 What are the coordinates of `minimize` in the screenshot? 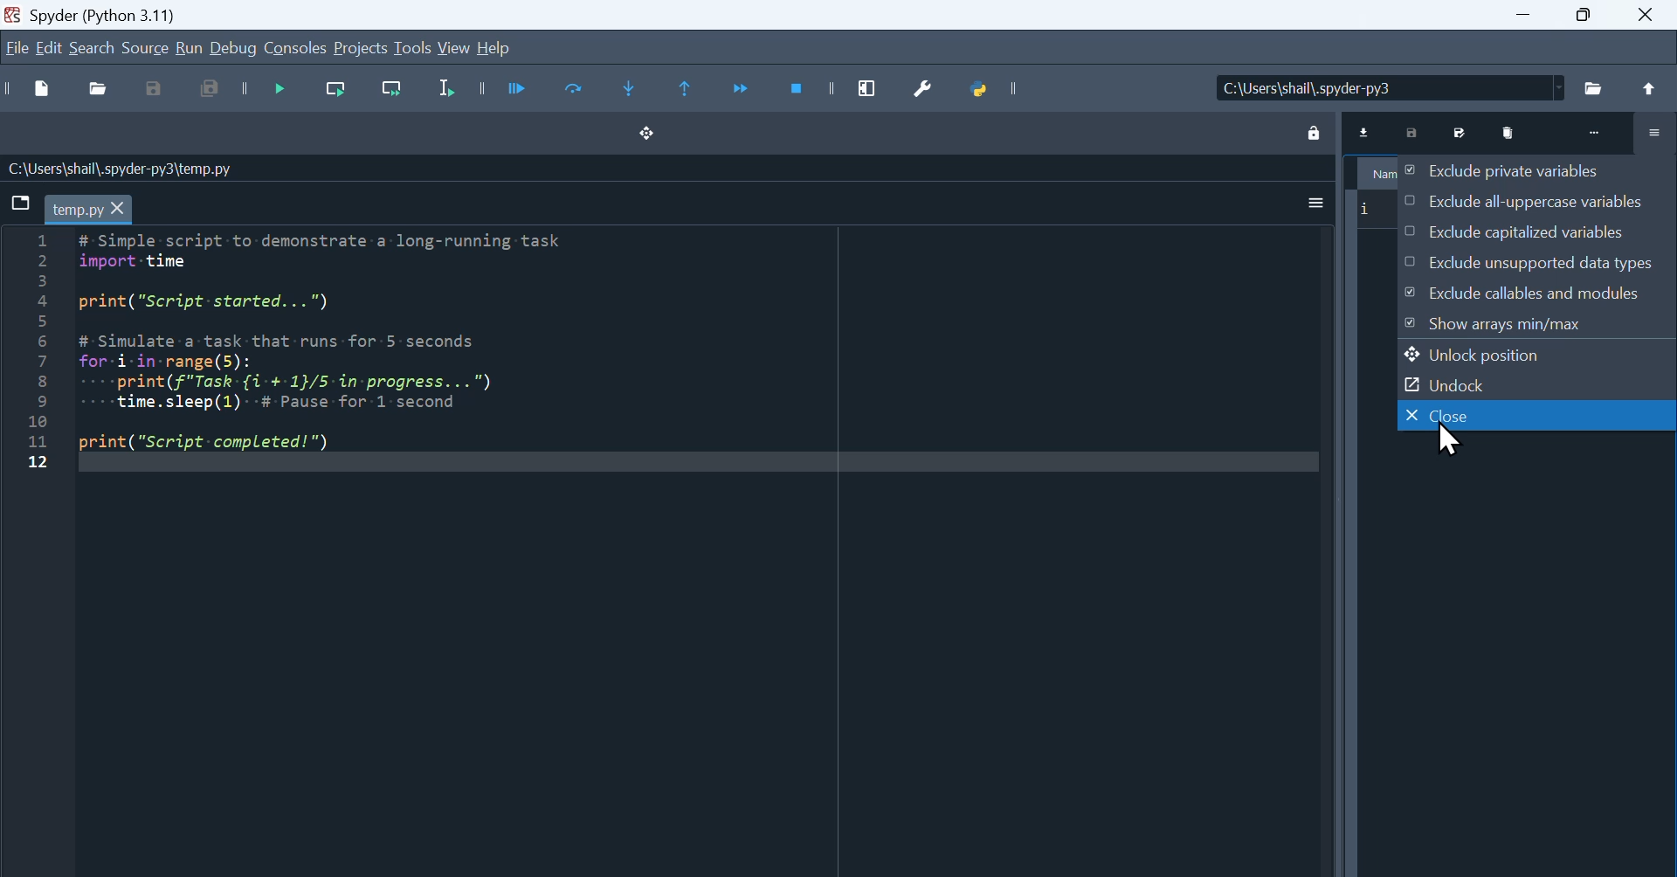 It's located at (1521, 17).